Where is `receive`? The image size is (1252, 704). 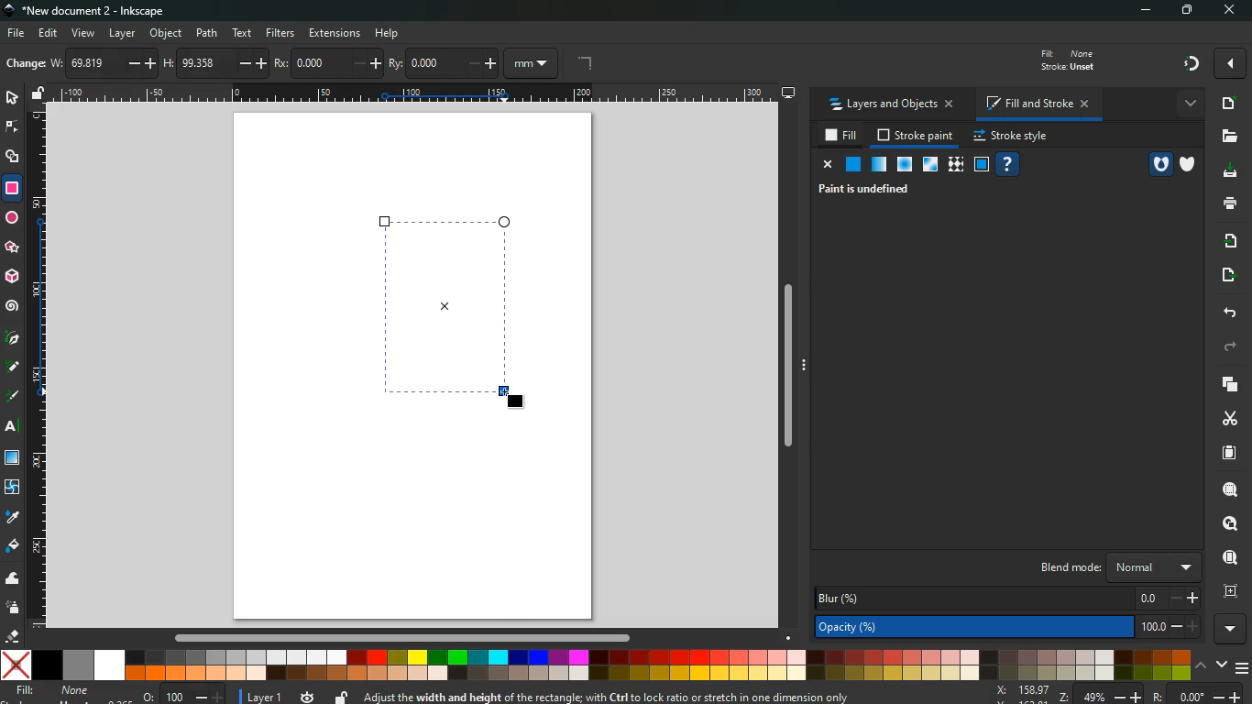 receive is located at coordinates (1233, 242).